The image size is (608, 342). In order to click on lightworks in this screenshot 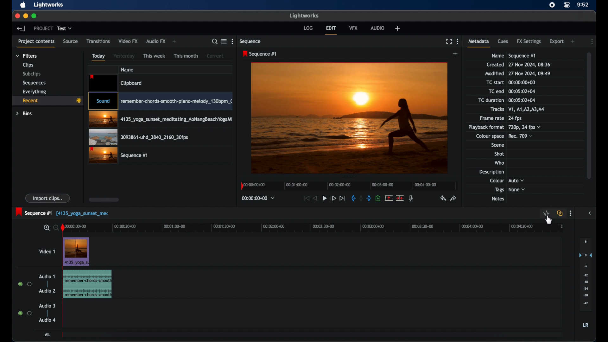, I will do `click(304, 16)`.